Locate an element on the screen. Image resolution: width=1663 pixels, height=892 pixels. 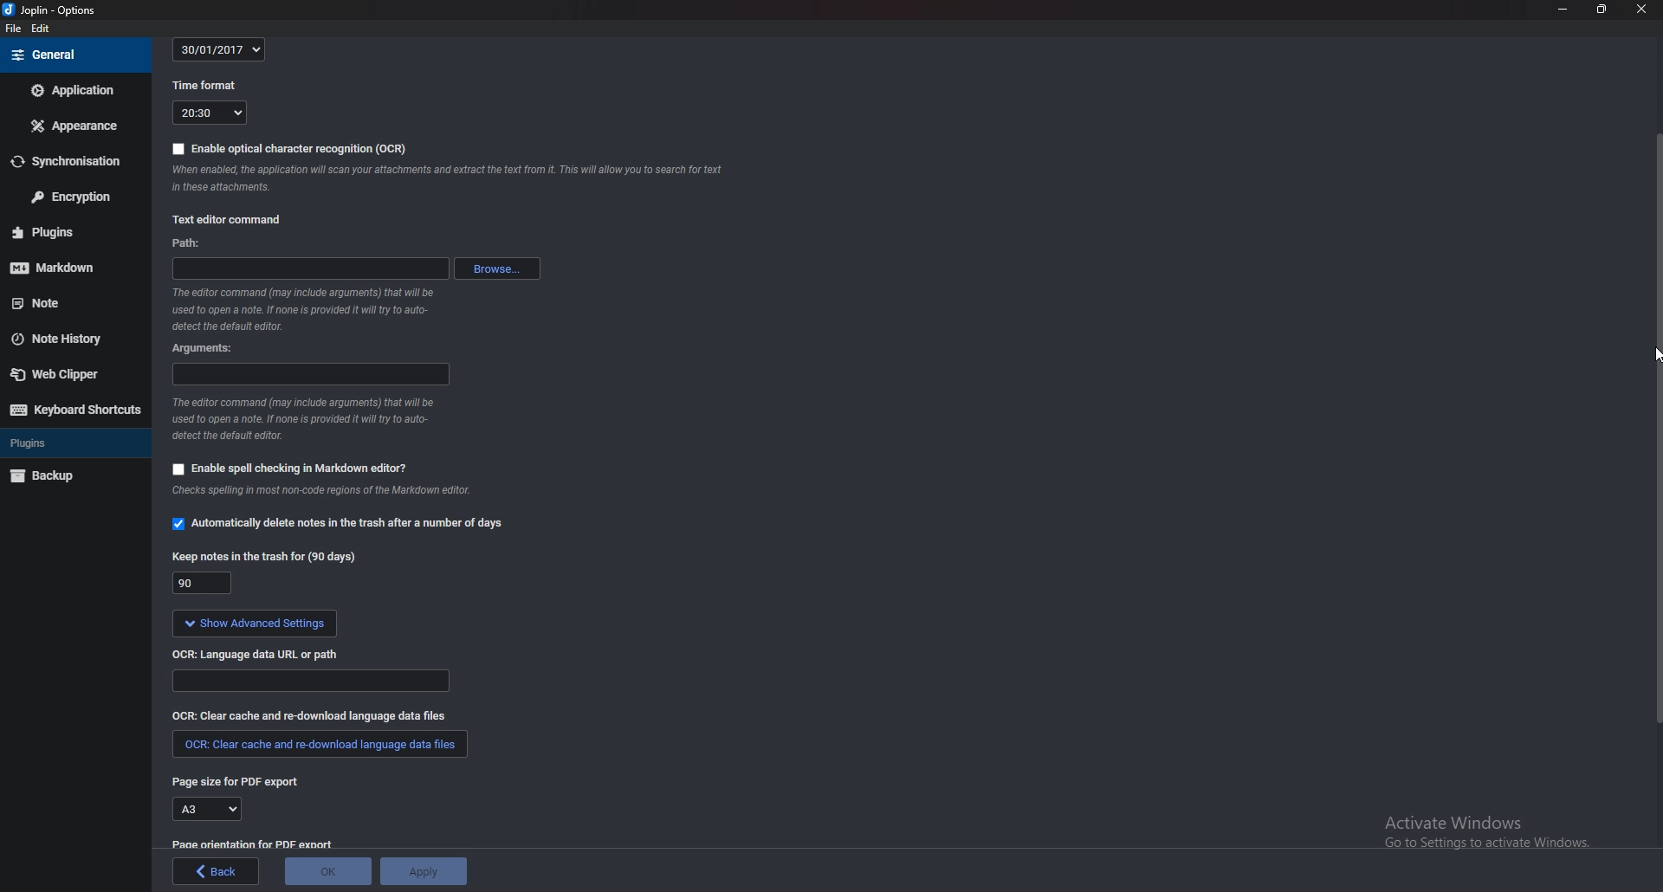
Arguments is located at coordinates (204, 349).